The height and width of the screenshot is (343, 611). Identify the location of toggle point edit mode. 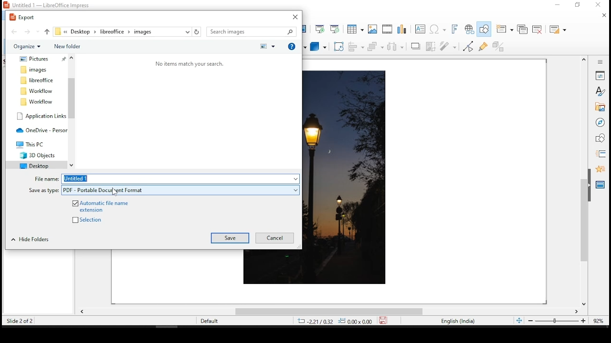
(468, 48).